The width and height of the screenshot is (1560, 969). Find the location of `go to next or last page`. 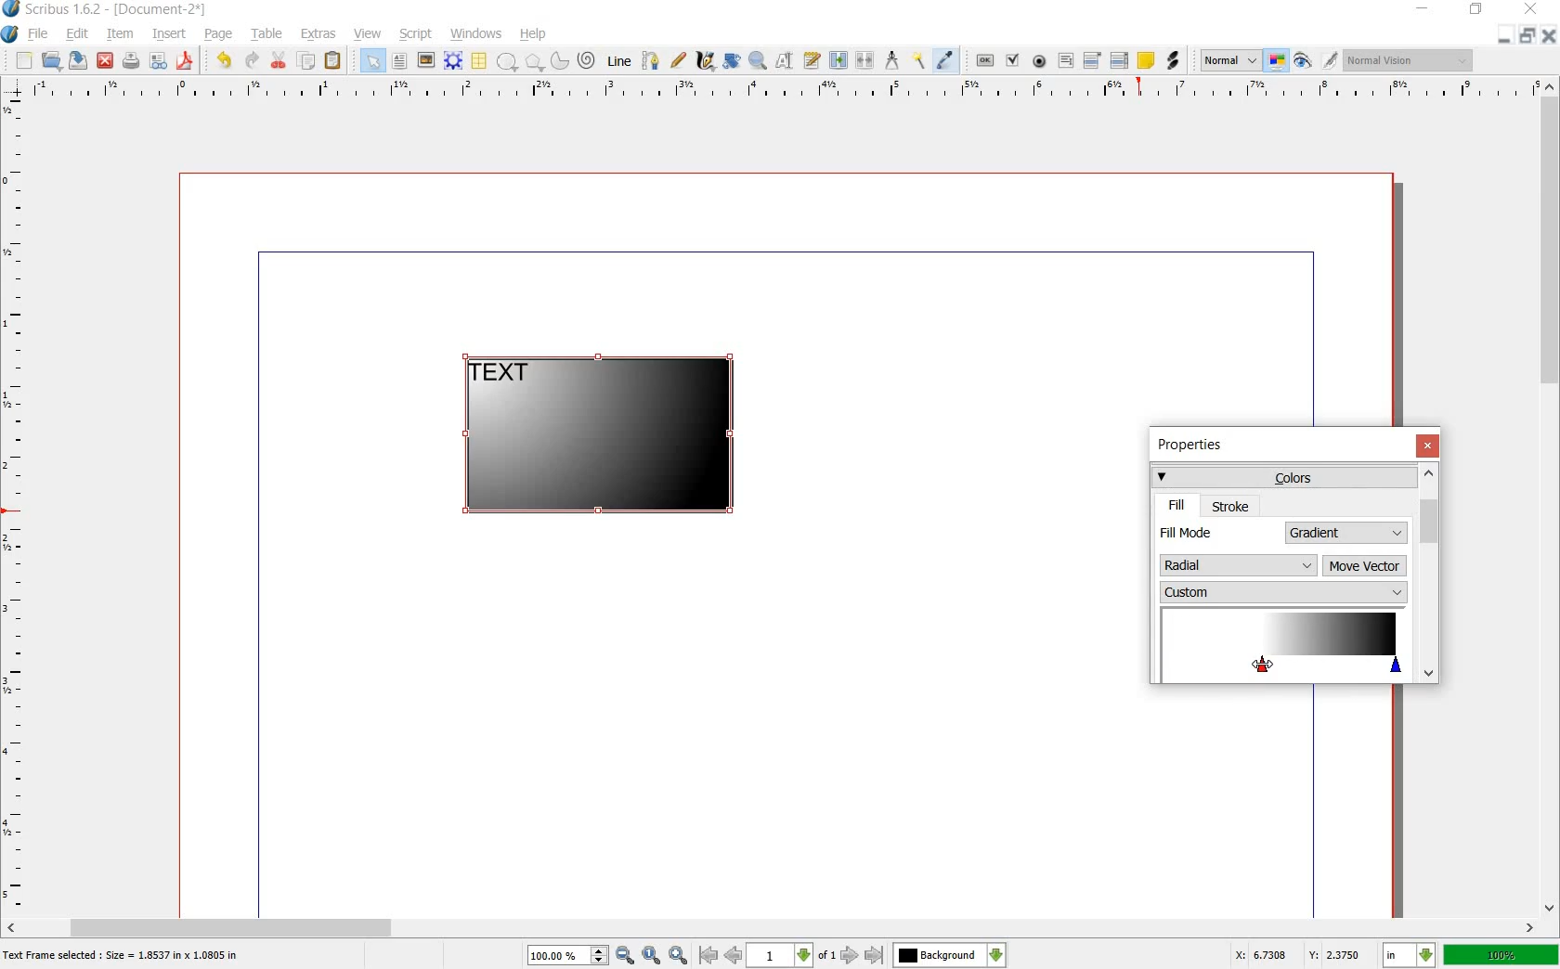

go to next or last page is located at coordinates (861, 956).